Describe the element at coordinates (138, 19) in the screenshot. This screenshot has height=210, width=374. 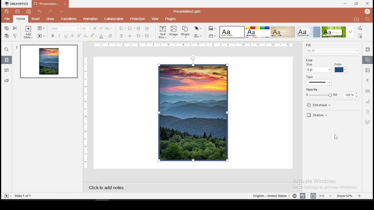
I see `protection` at that location.